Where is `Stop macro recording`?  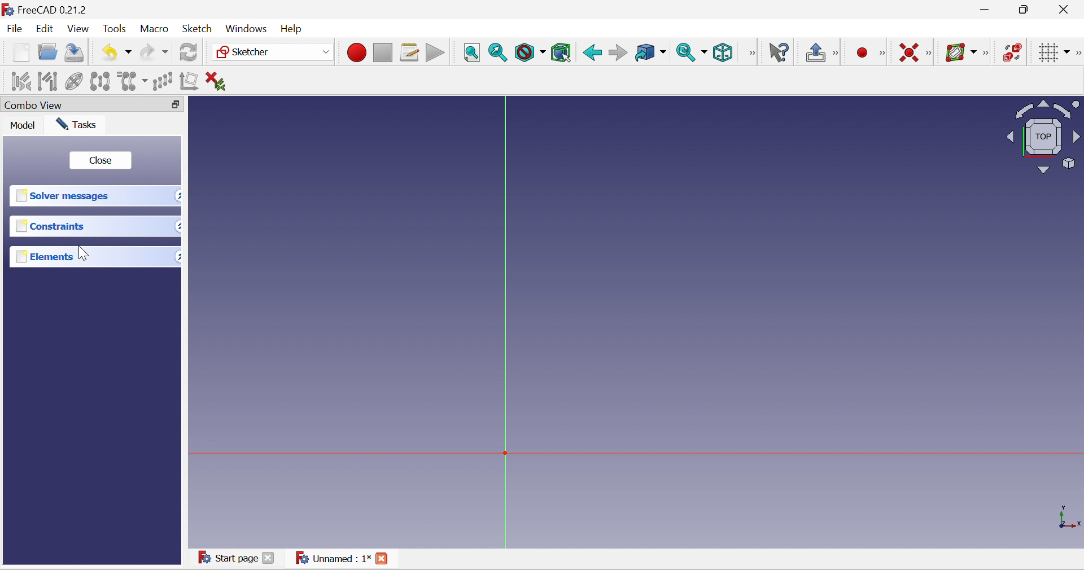 Stop macro recording is located at coordinates (382, 52).